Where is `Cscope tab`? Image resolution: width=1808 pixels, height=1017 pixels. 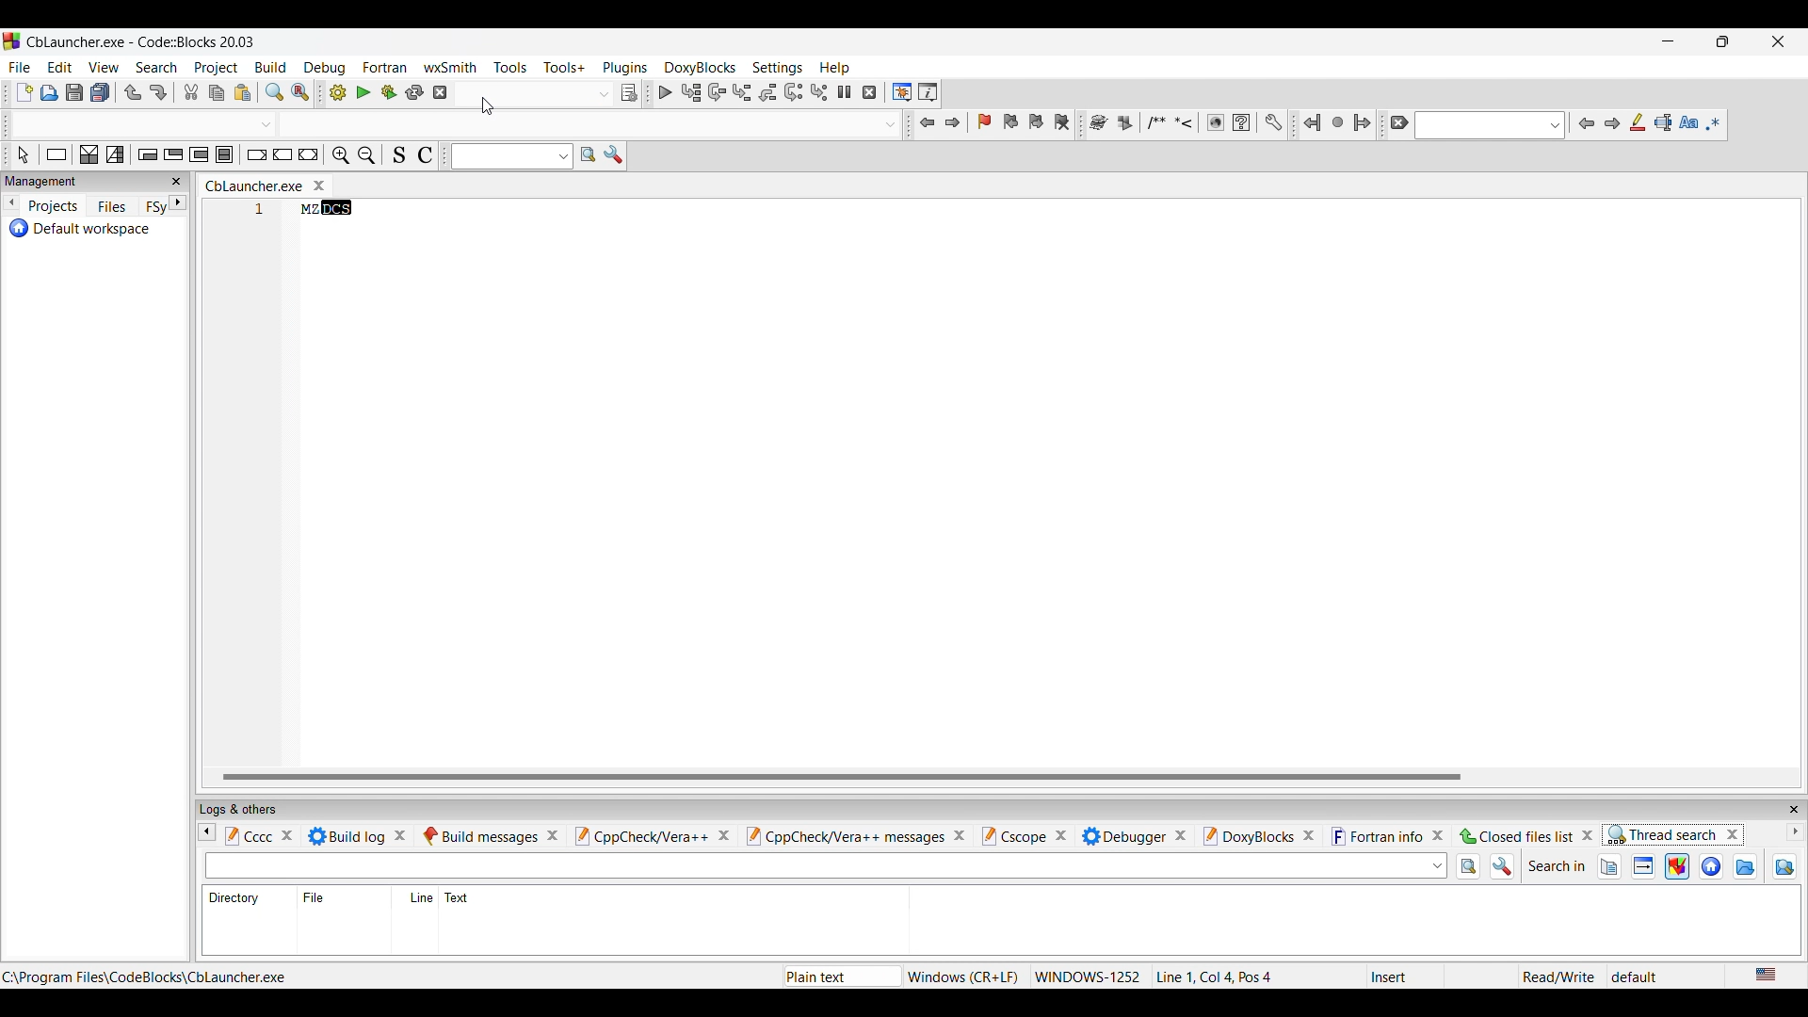
Cscope tab is located at coordinates (1015, 836).